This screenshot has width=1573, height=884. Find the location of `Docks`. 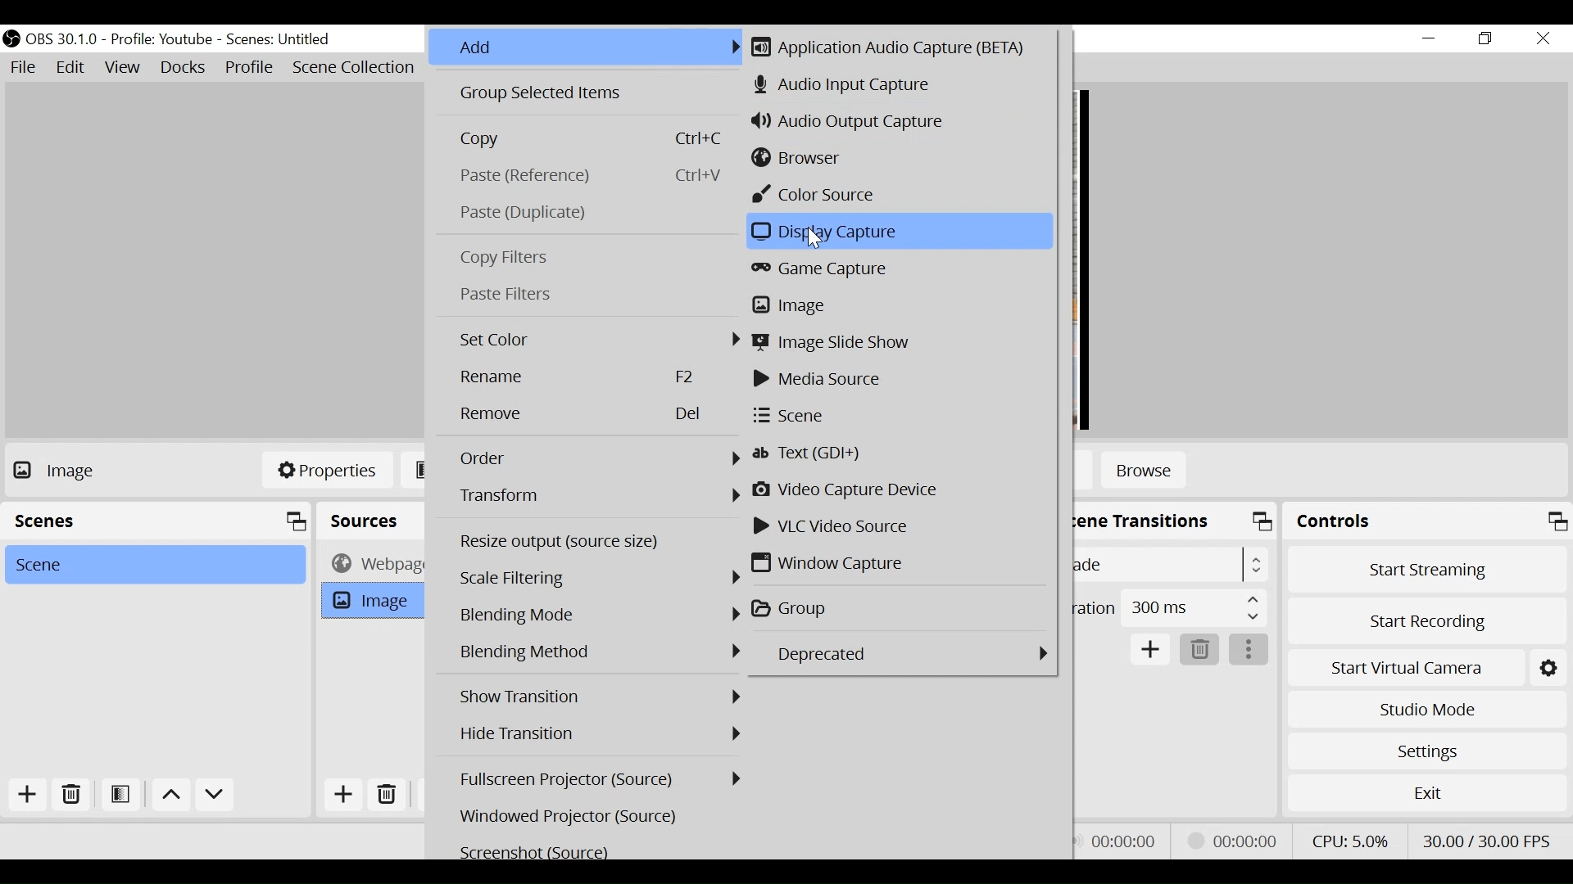

Docks is located at coordinates (184, 68).